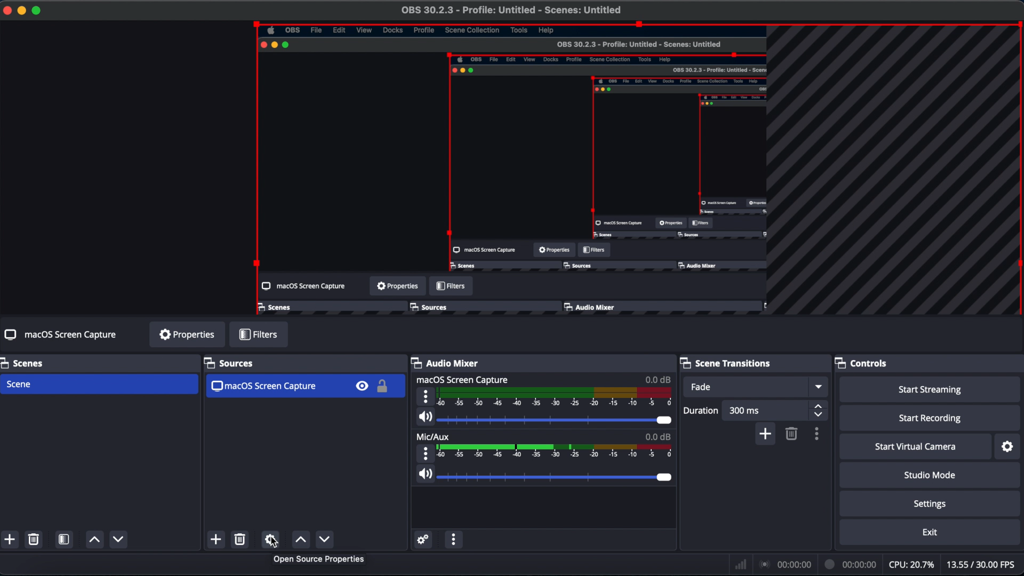  I want to click on sources, so click(227, 363).